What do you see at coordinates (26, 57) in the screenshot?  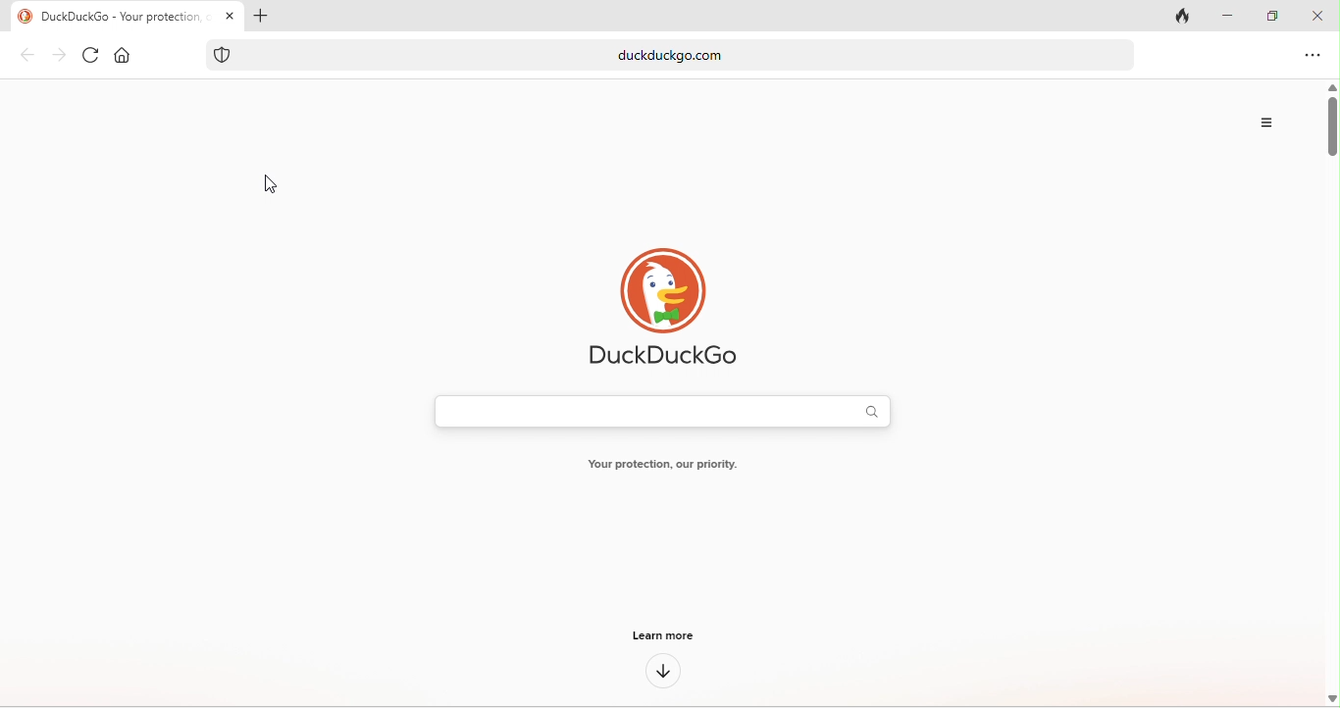 I see `back` at bounding box center [26, 57].